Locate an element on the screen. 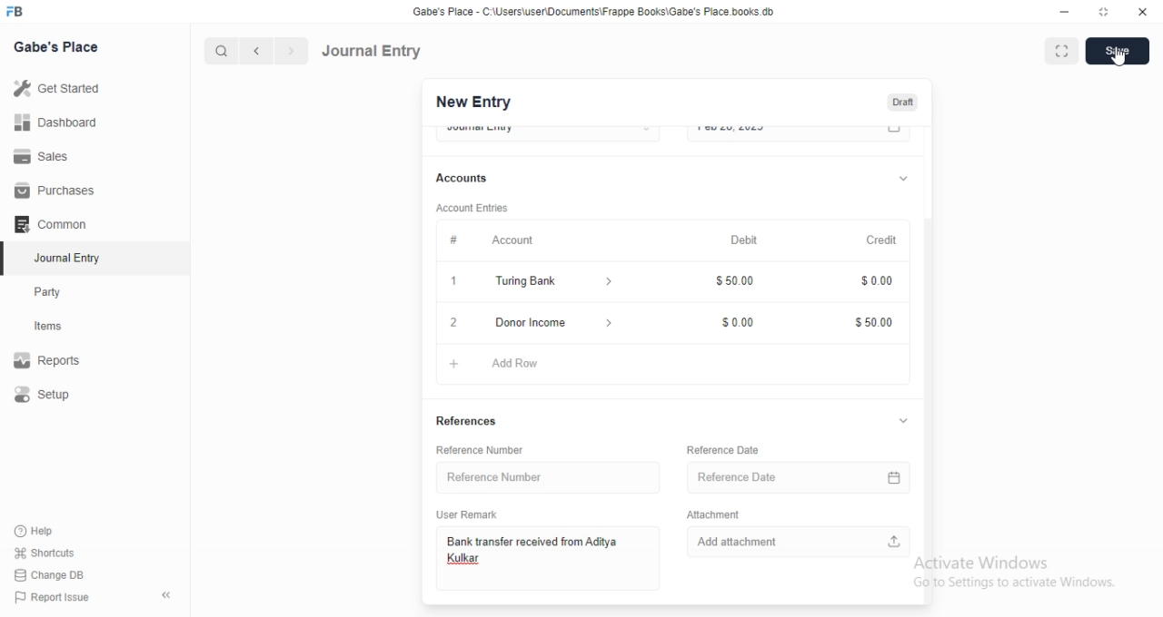 The width and height of the screenshot is (1163, 617). search is located at coordinates (223, 51).